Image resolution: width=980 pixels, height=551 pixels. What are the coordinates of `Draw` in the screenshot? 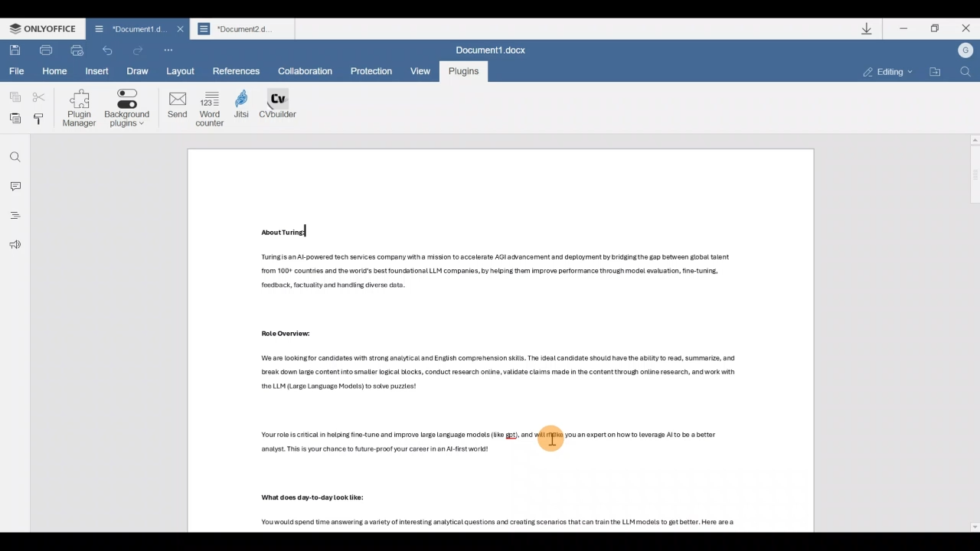 It's located at (137, 69).